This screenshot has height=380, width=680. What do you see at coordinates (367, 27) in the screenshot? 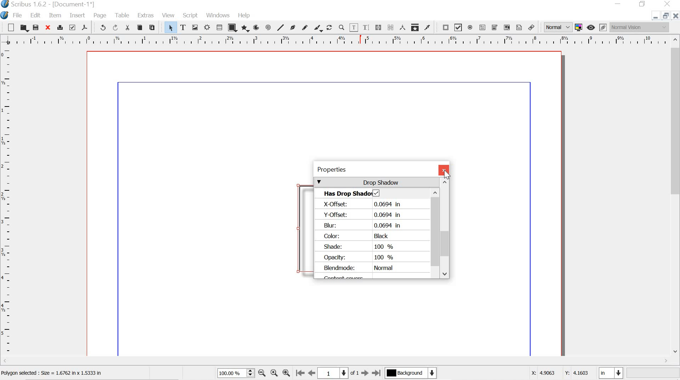
I see `edit text with story editor` at bounding box center [367, 27].